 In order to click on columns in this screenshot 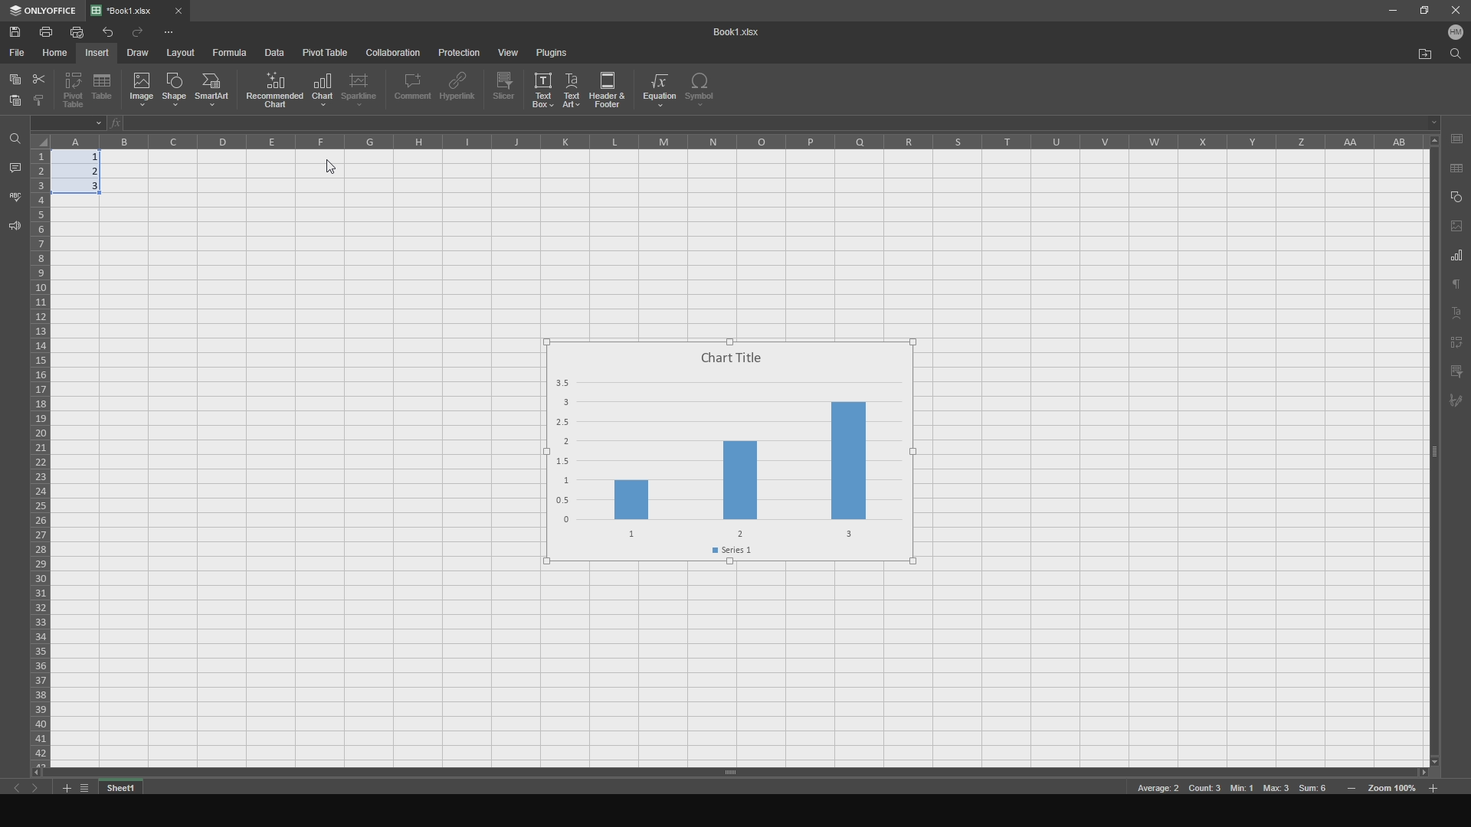, I will do `click(741, 141)`.